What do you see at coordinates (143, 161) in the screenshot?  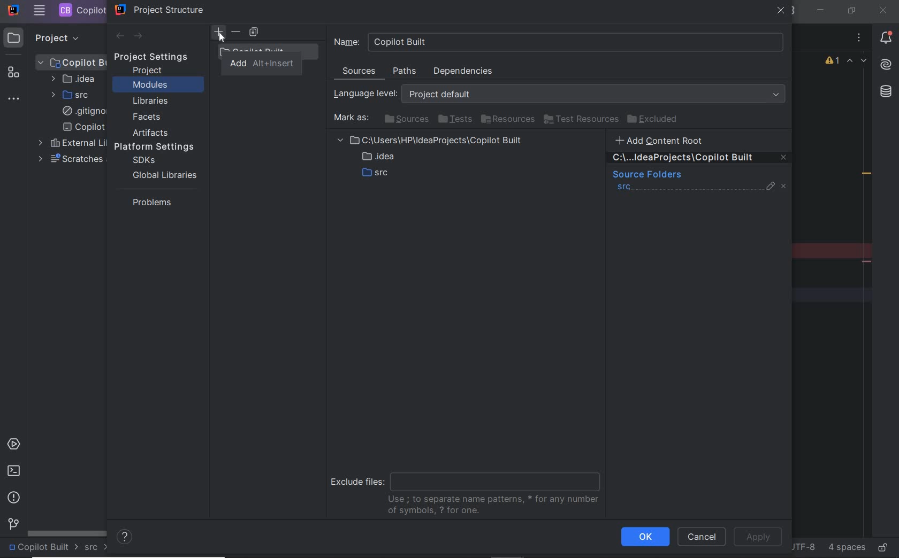 I see `sdks` at bounding box center [143, 161].